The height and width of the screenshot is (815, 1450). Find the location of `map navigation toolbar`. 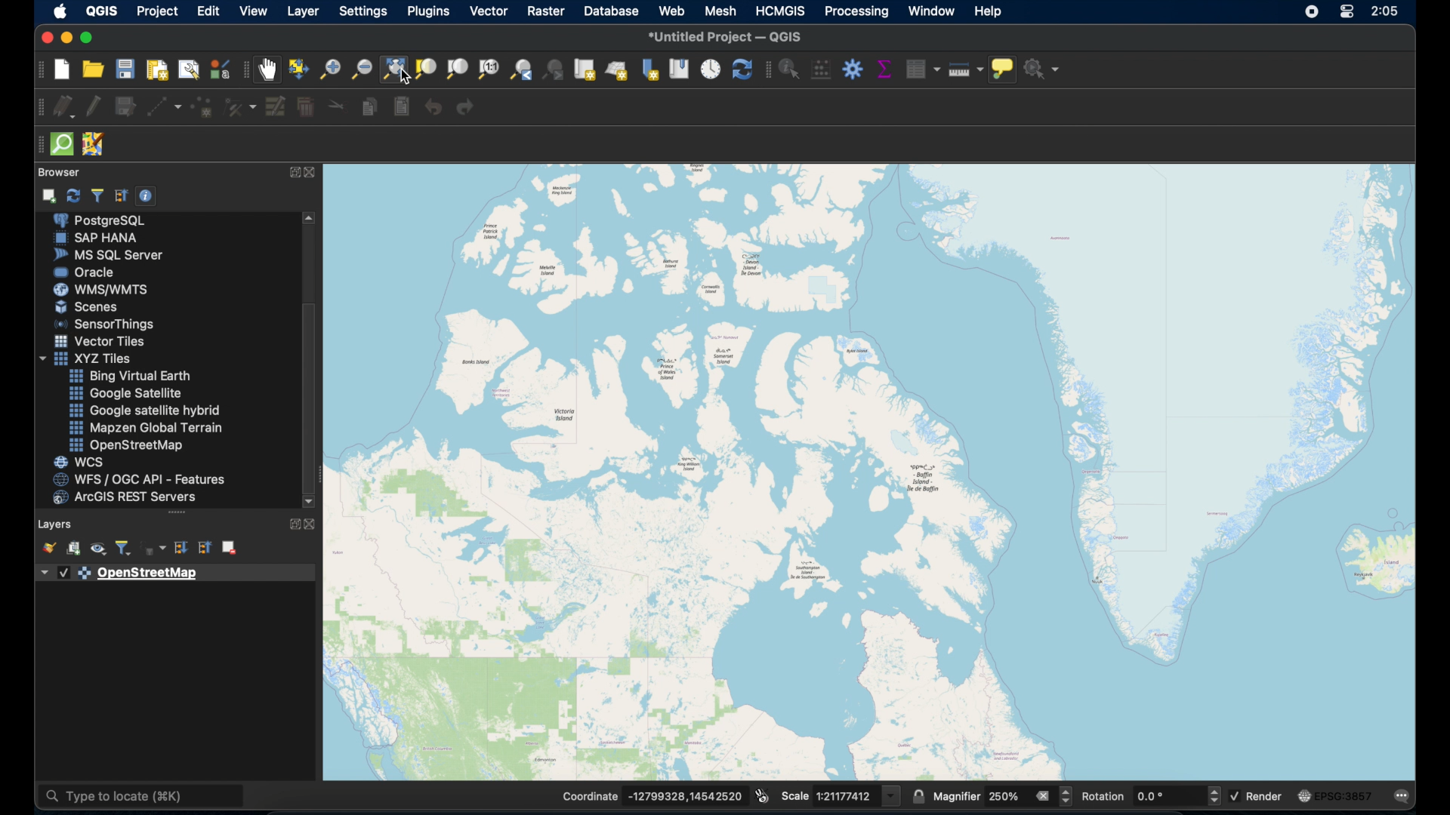

map navigation toolbar is located at coordinates (242, 69).